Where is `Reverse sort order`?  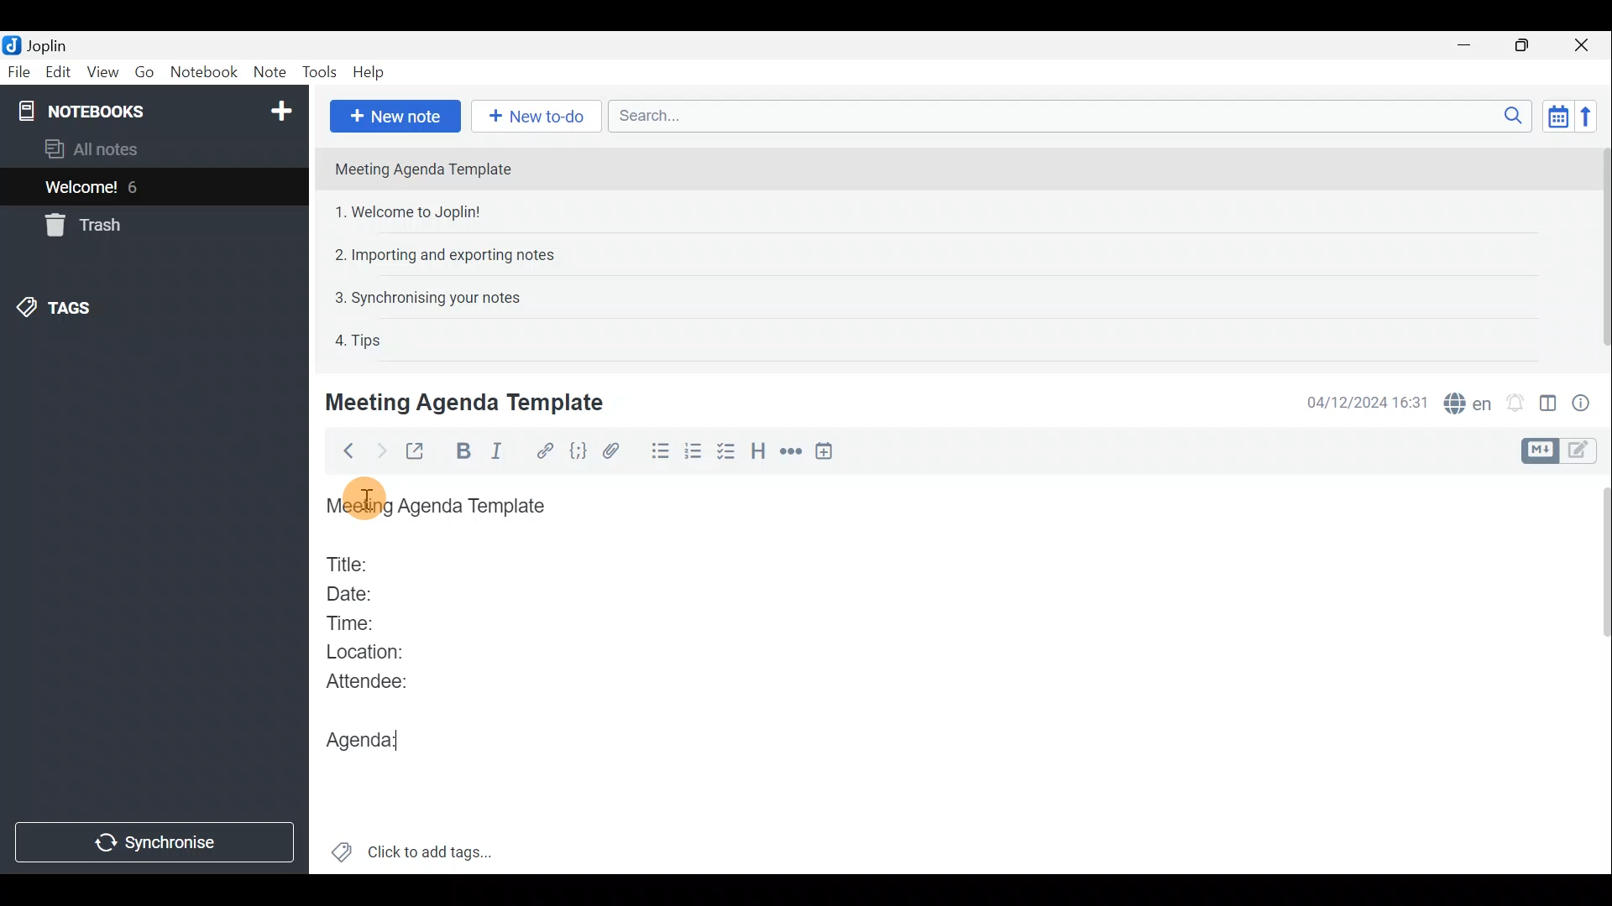
Reverse sort order is located at coordinates (1585, 117).